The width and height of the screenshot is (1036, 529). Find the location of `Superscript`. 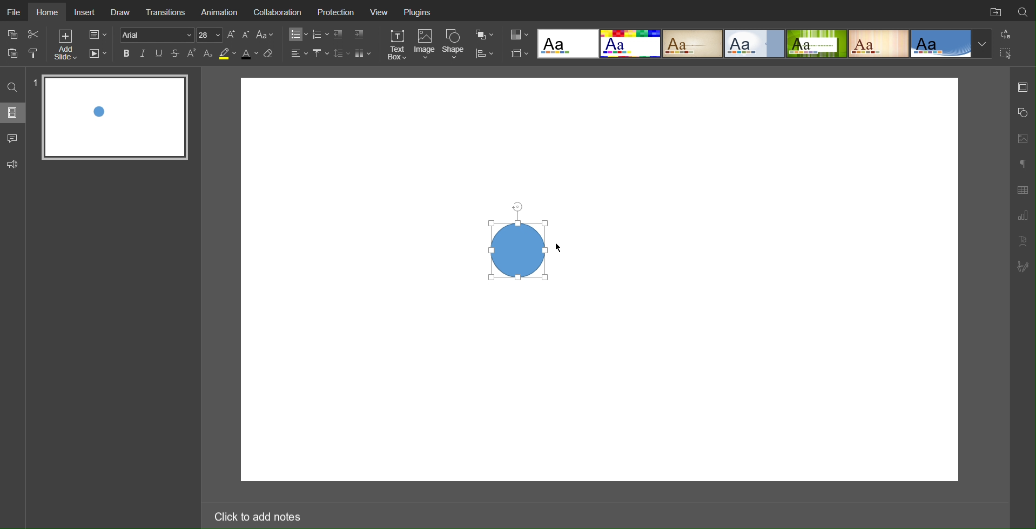

Superscript is located at coordinates (192, 53).